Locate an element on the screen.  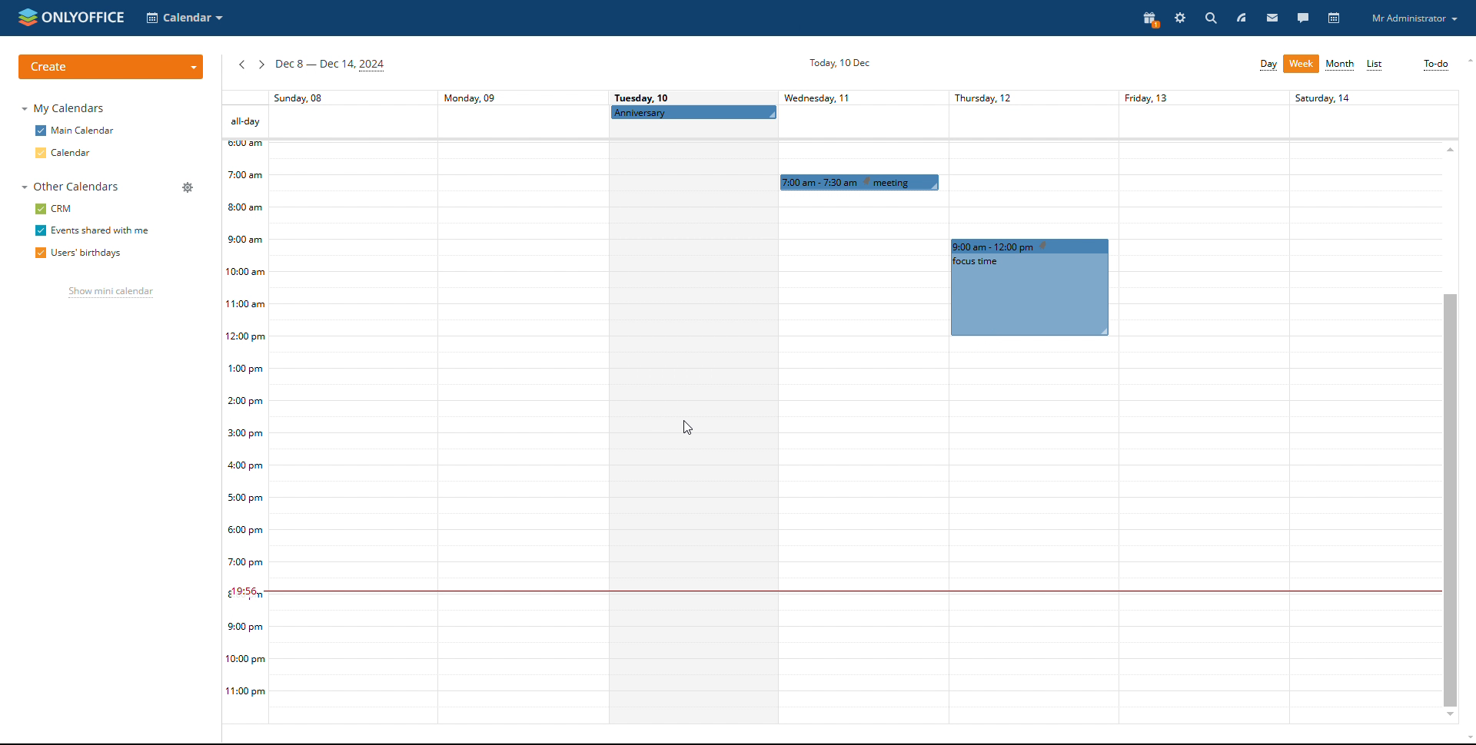
settings is located at coordinates (1179, 18).